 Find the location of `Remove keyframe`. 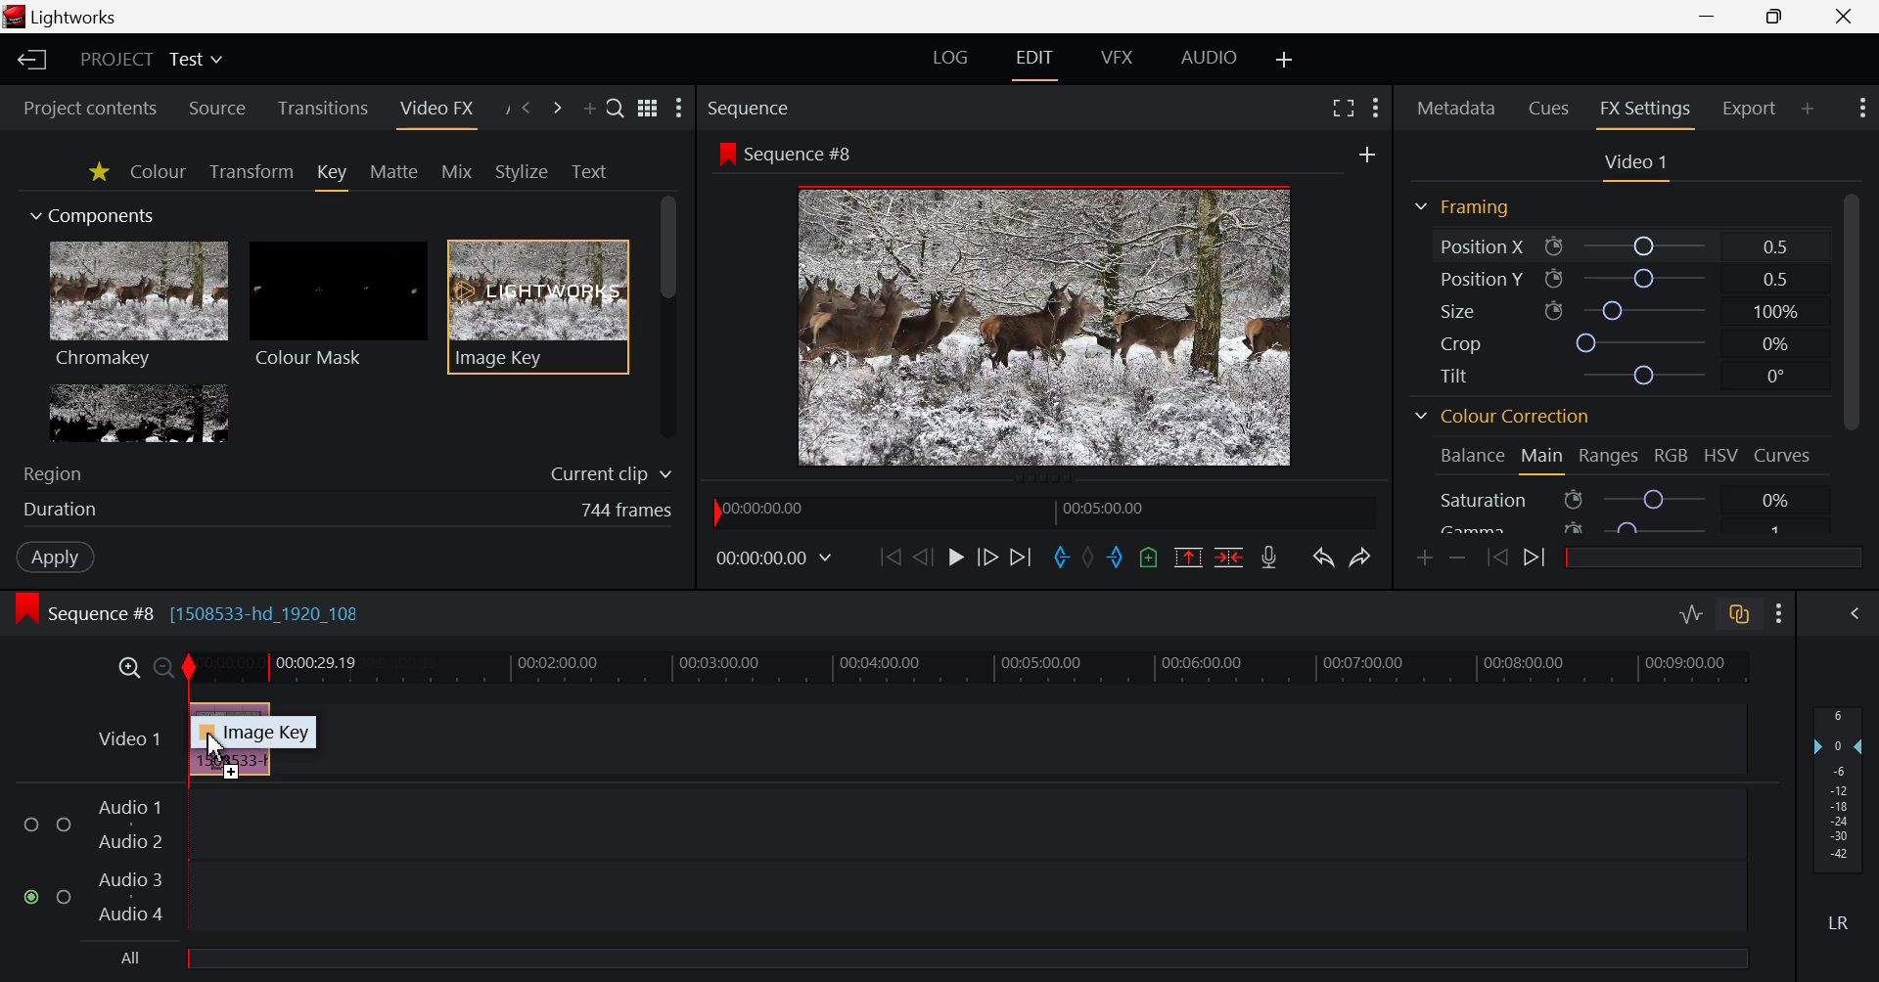

Remove keyframe is located at coordinates (1461, 557).